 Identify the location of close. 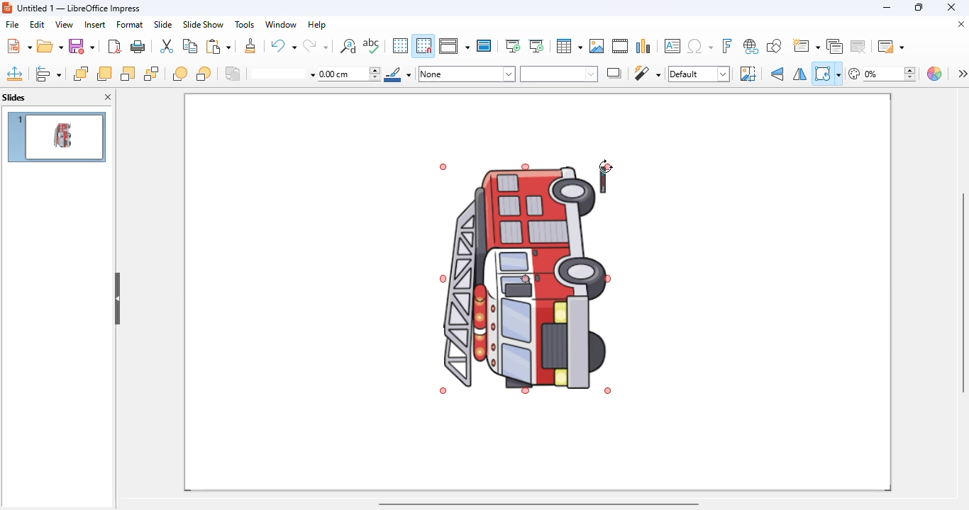
(951, 7).